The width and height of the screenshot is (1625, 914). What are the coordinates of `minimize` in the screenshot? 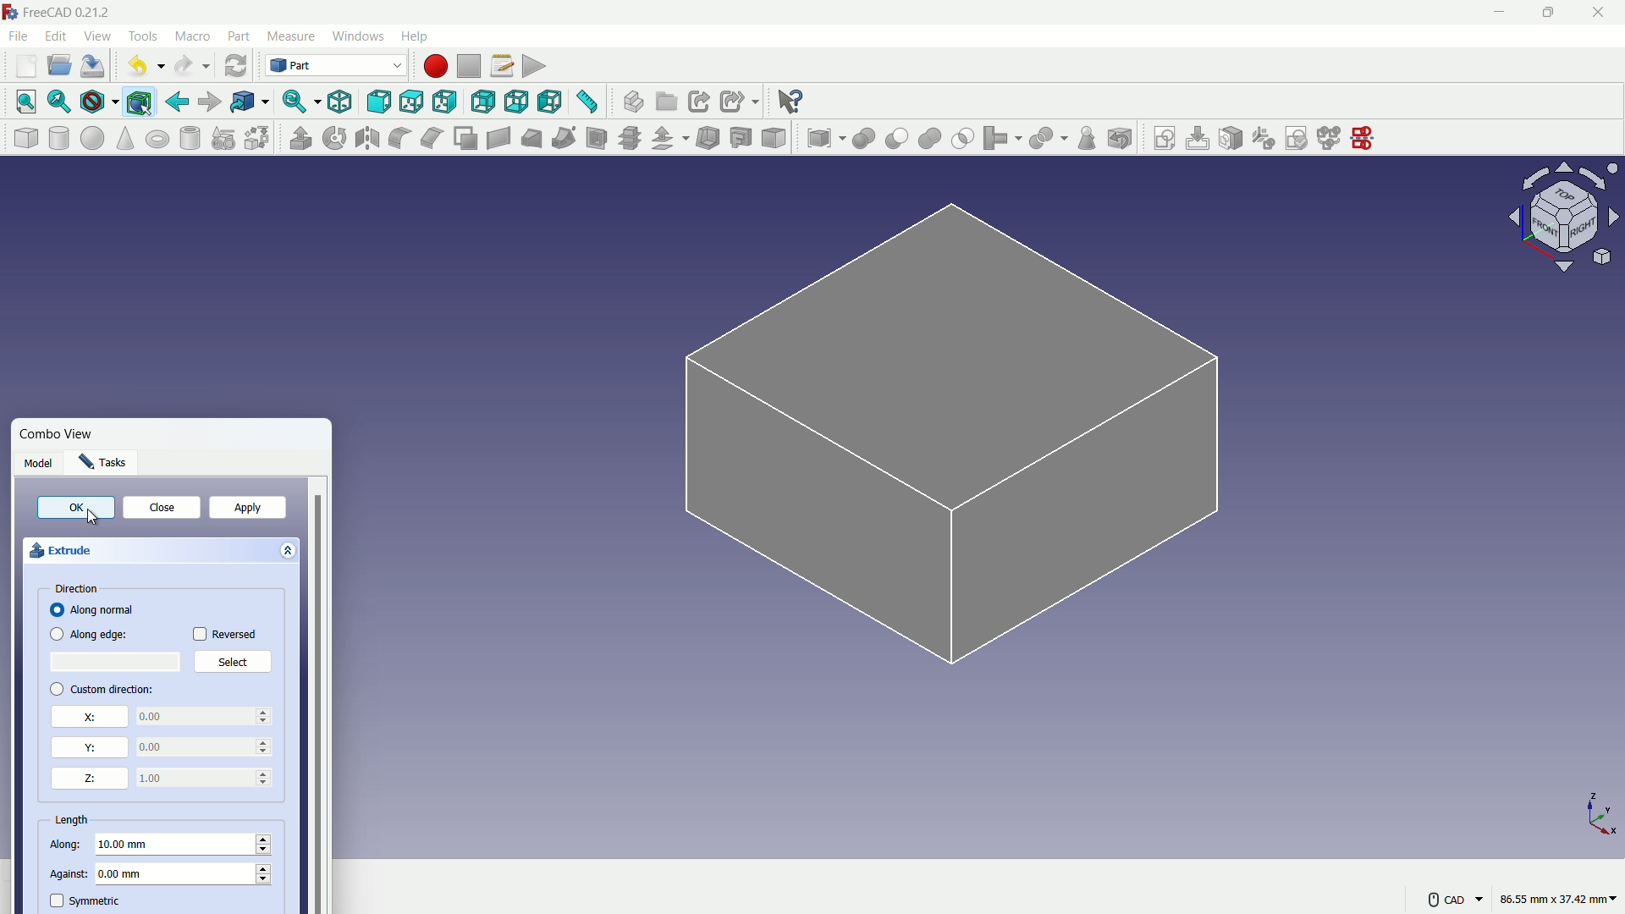 It's located at (1502, 13).